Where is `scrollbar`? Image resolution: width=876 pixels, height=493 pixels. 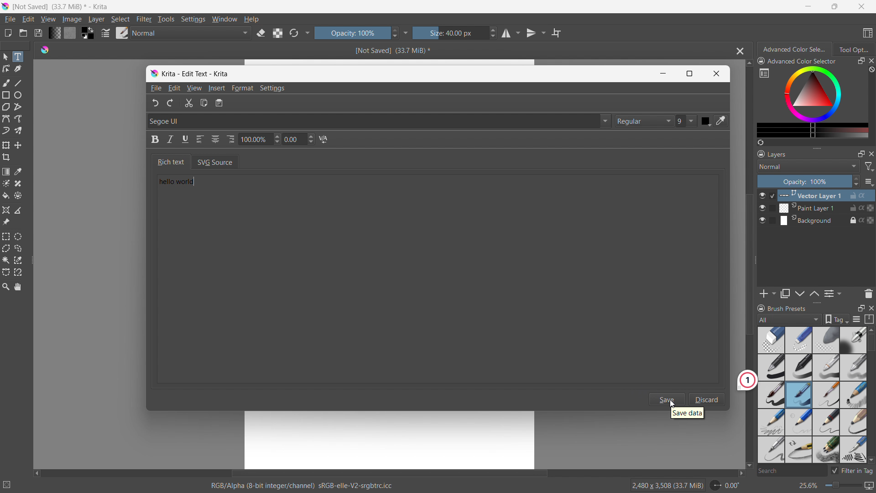 scrollbar is located at coordinates (871, 383).